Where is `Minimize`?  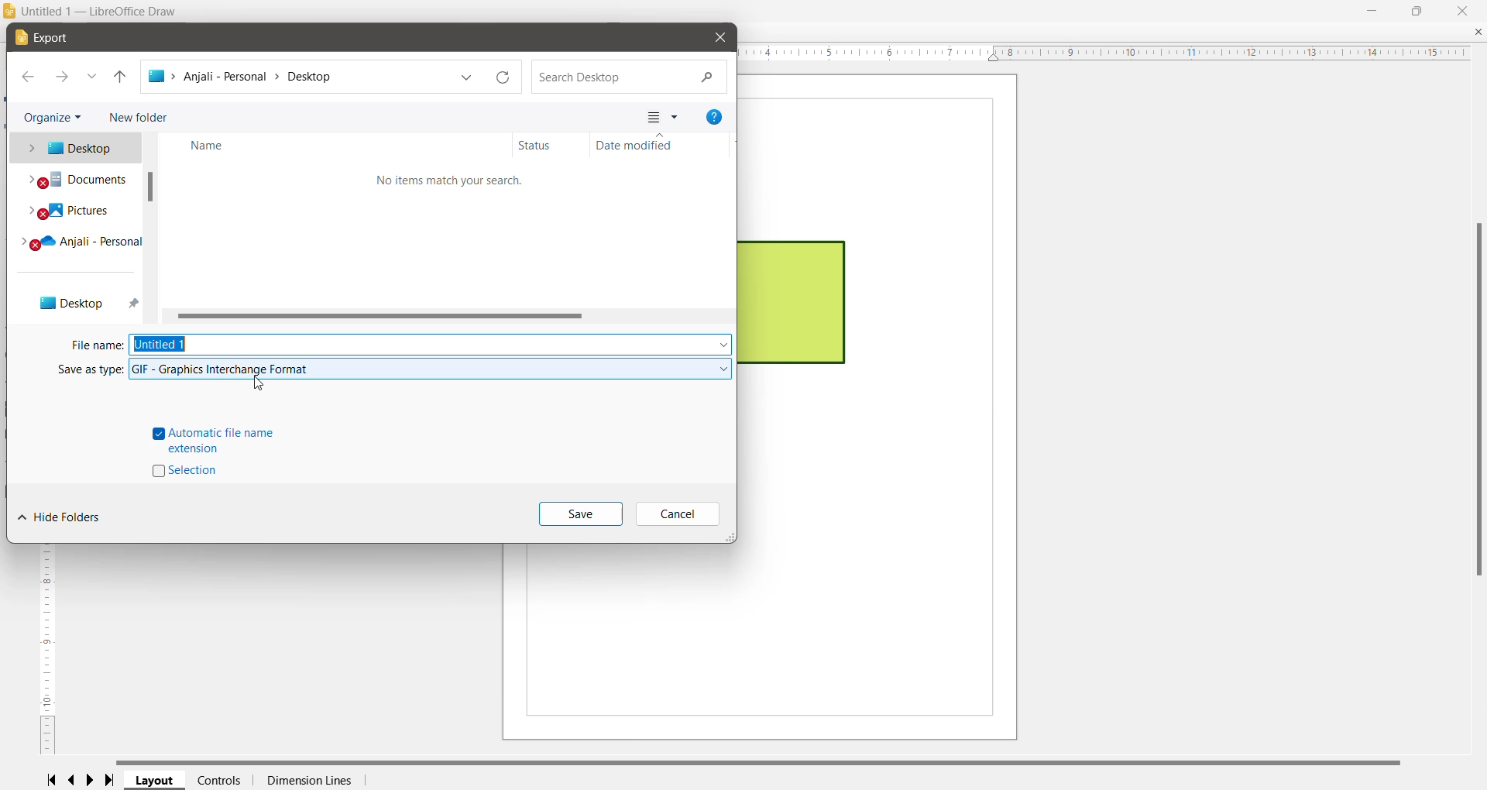
Minimize is located at coordinates (1372, 9).